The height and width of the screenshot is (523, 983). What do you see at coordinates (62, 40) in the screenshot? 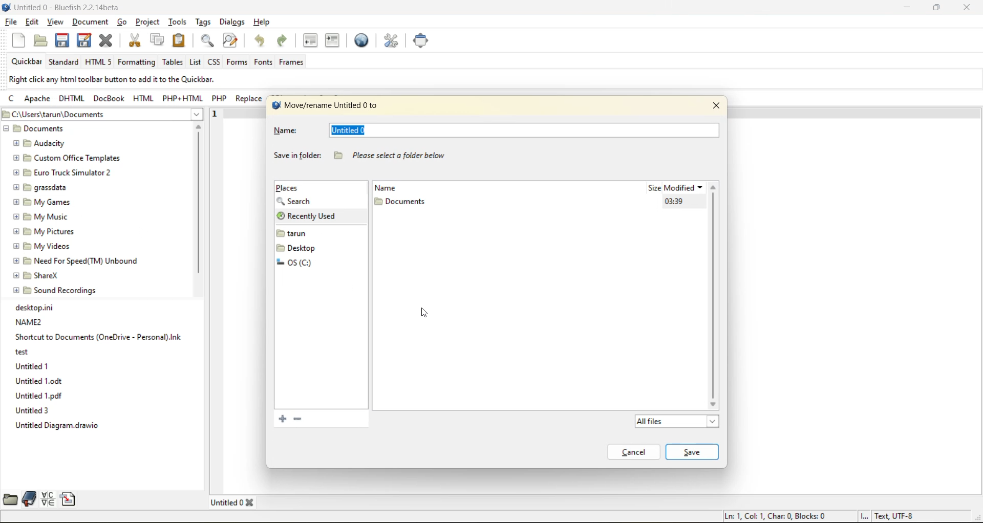
I see `save` at bounding box center [62, 40].